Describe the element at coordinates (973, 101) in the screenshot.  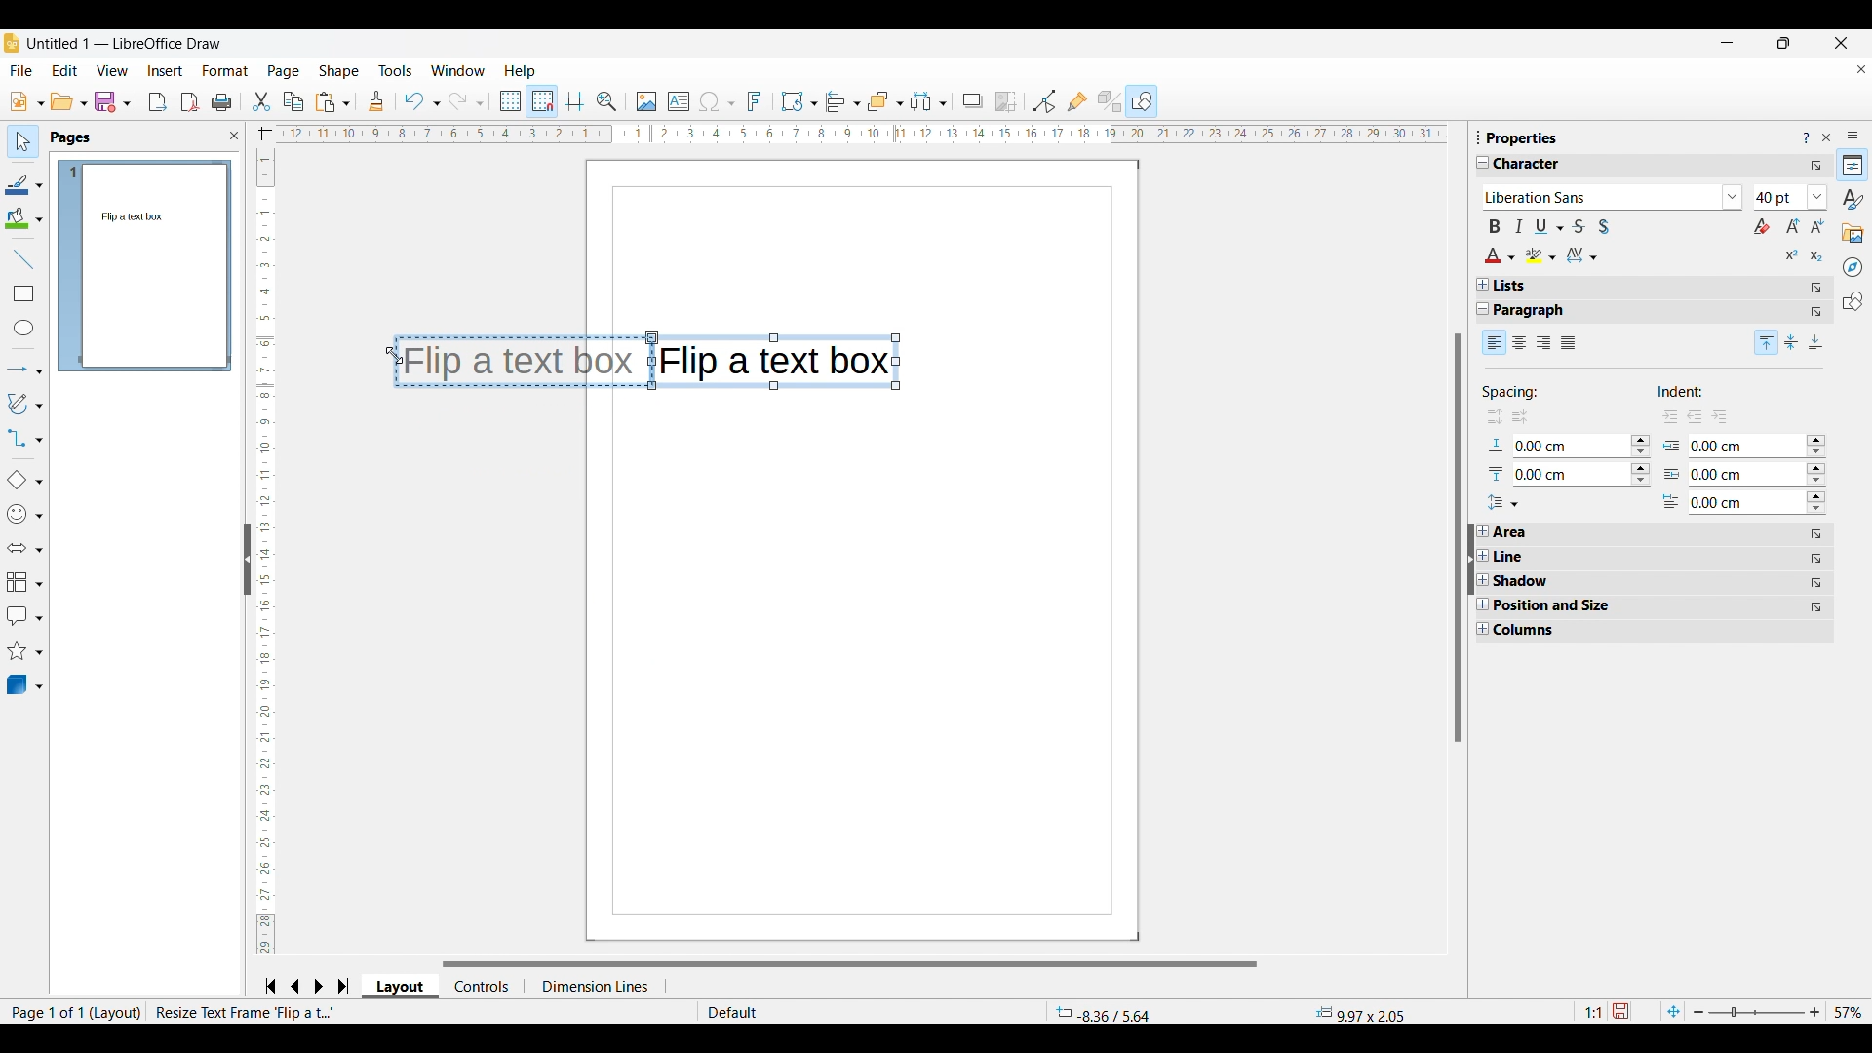
I see `Shadow` at that location.